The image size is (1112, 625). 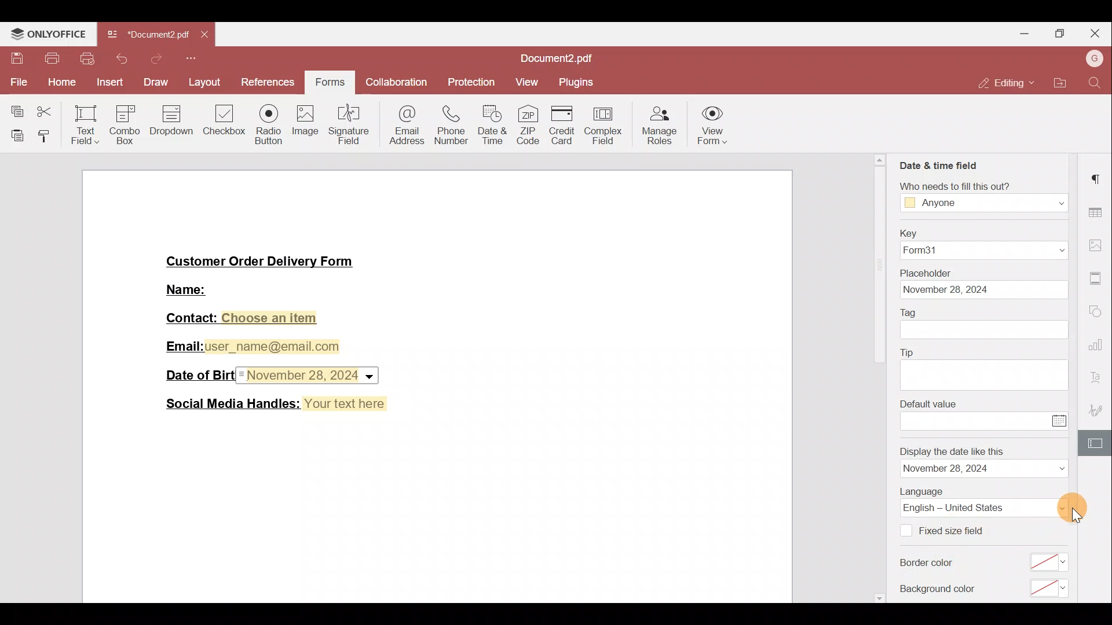 I want to click on Social Media Handles: Your text here, so click(x=276, y=403).